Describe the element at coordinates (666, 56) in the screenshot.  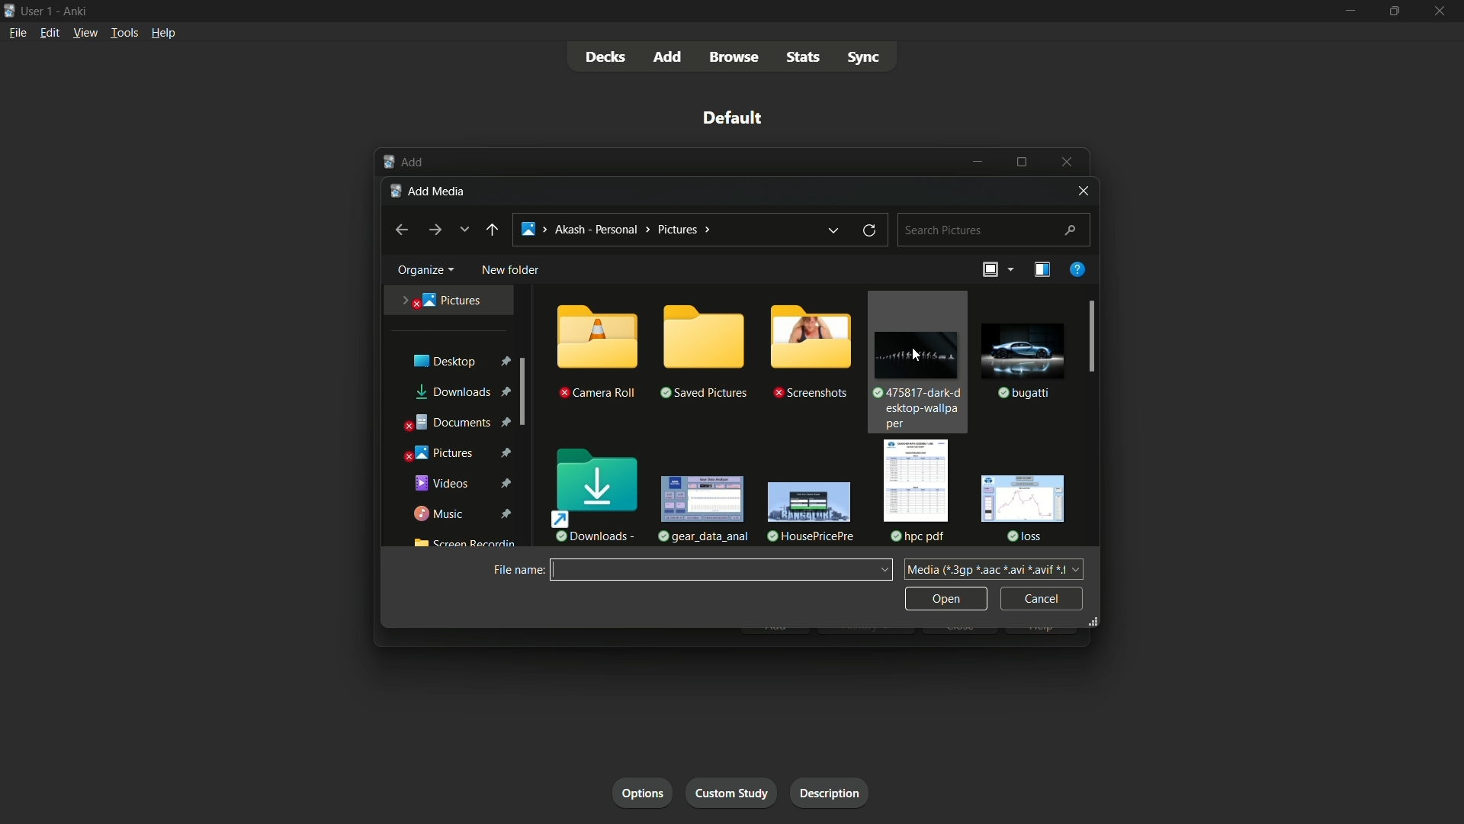
I see `add` at that location.